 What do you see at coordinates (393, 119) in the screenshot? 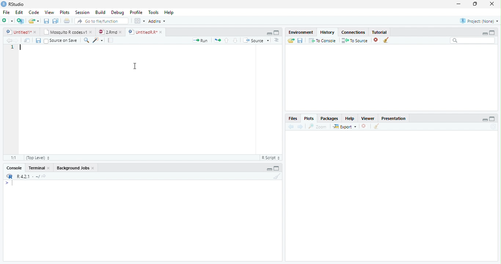
I see `Presentatior` at bounding box center [393, 119].